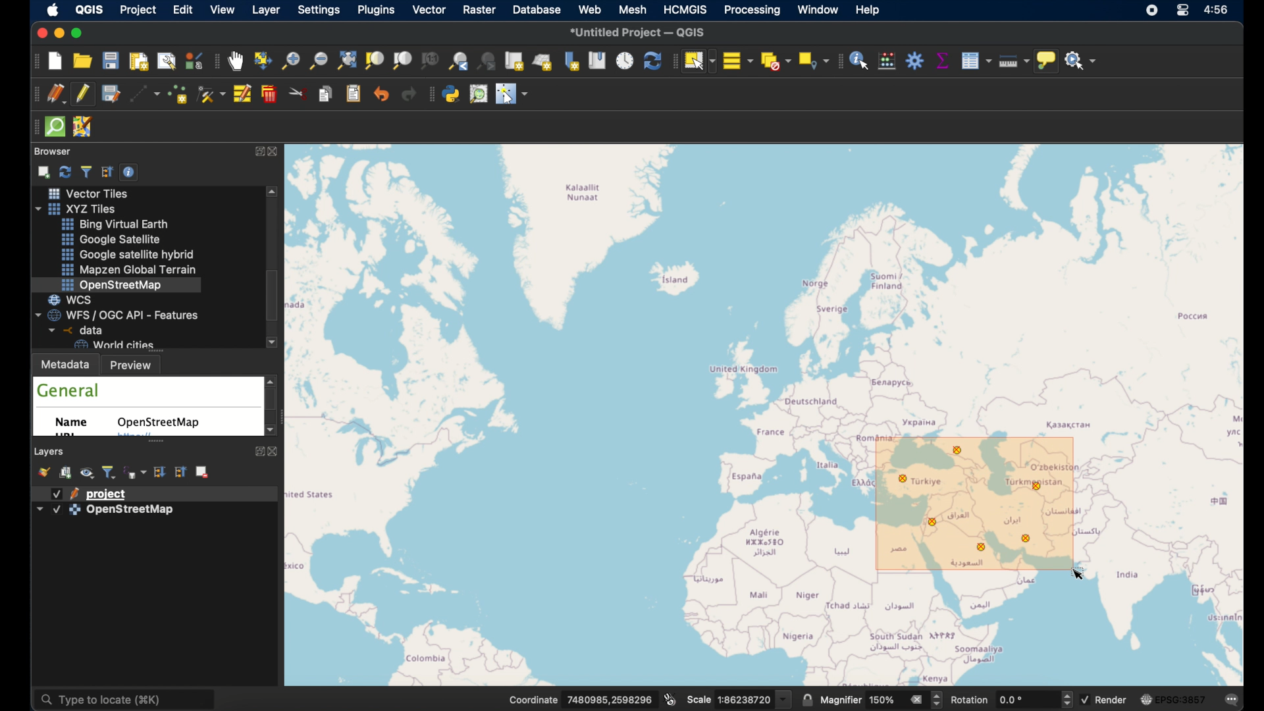 The width and height of the screenshot is (1264, 711). I want to click on show layout manager, so click(168, 63).